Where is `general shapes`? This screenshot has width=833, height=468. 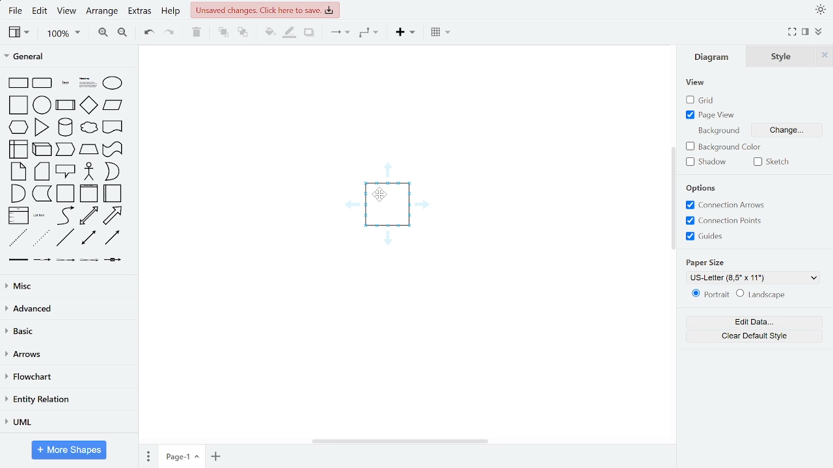 general shapes is located at coordinates (111, 237).